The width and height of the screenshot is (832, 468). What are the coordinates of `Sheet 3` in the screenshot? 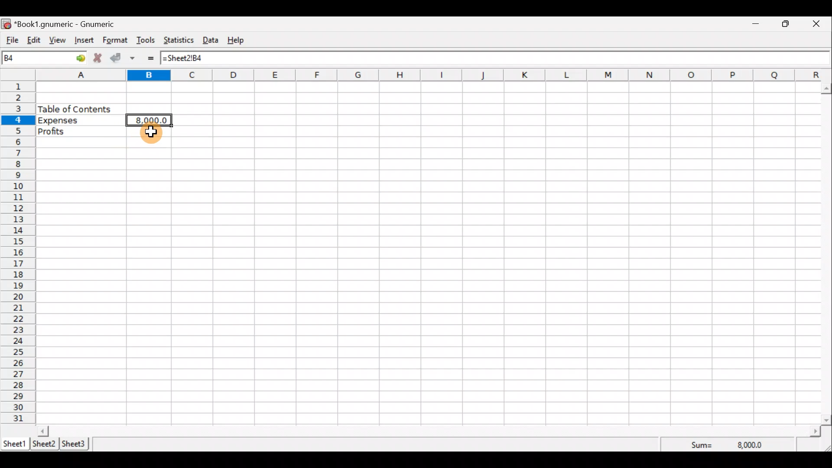 It's located at (76, 444).